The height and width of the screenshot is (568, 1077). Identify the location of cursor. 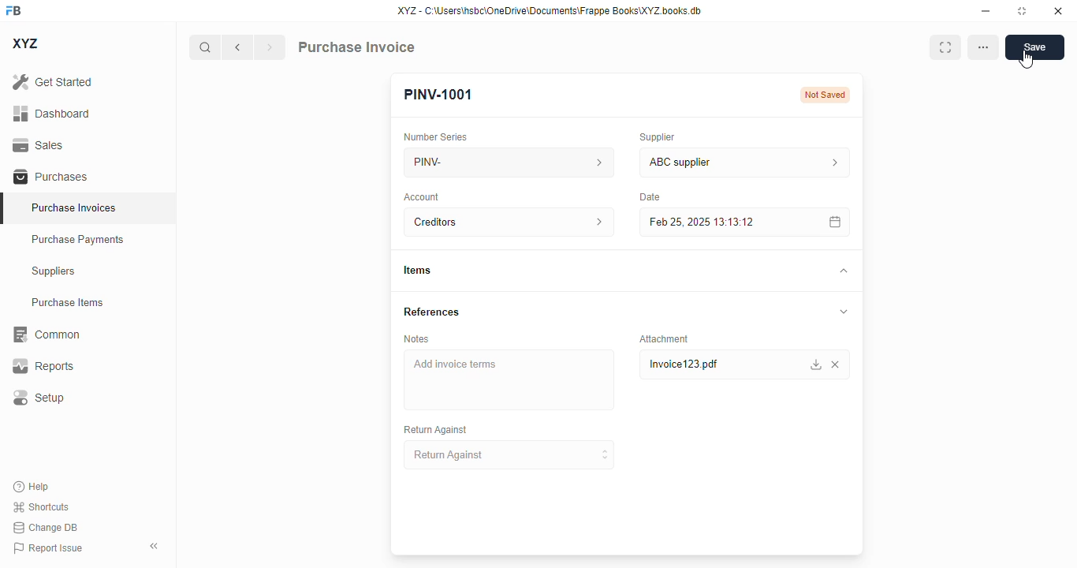
(1026, 60).